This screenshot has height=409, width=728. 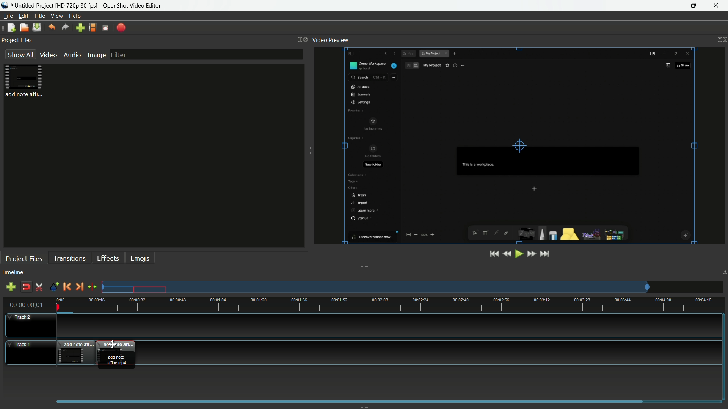 What do you see at coordinates (28, 353) in the screenshot?
I see `track-1` at bounding box center [28, 353].